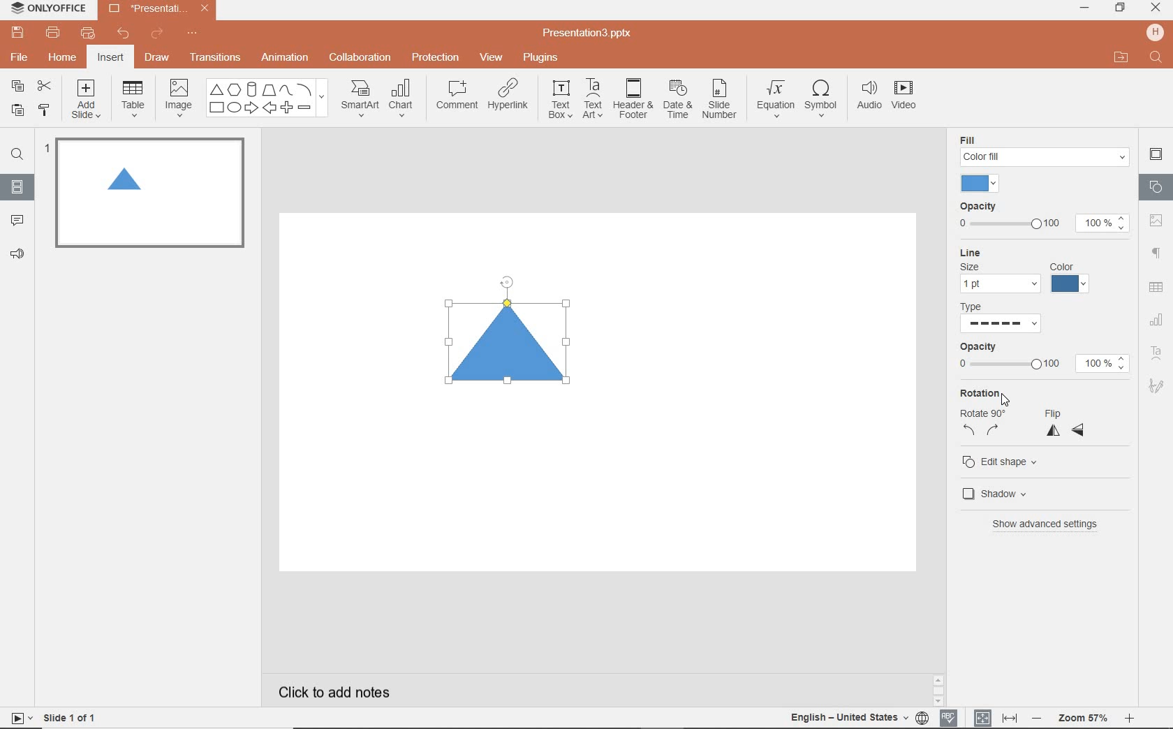 This screenshot has width=1173, height=729. I want to click on CUT, so click(45, 85).